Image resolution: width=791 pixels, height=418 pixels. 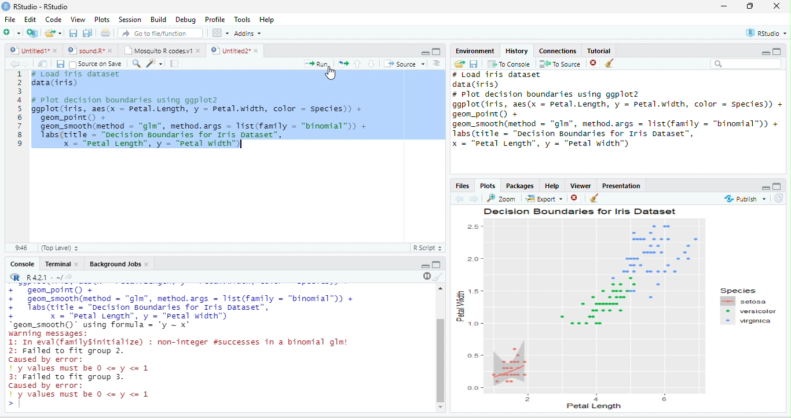 I want to click on Petal length meter, so click(x=600, y=397).